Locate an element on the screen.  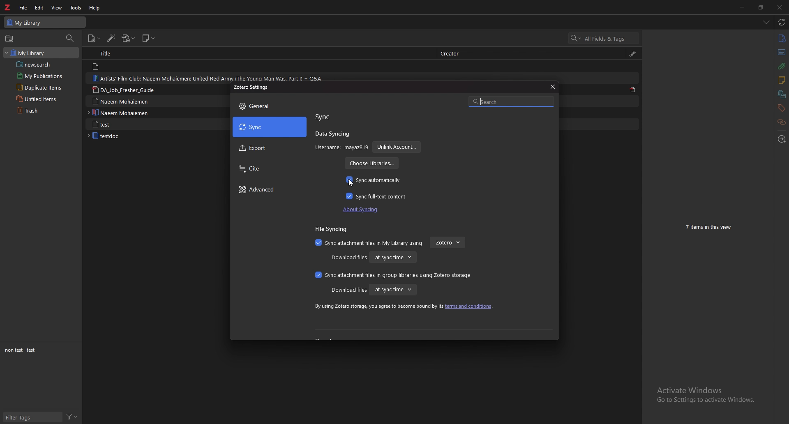
sync automatically is located at coordinates (374, 180).